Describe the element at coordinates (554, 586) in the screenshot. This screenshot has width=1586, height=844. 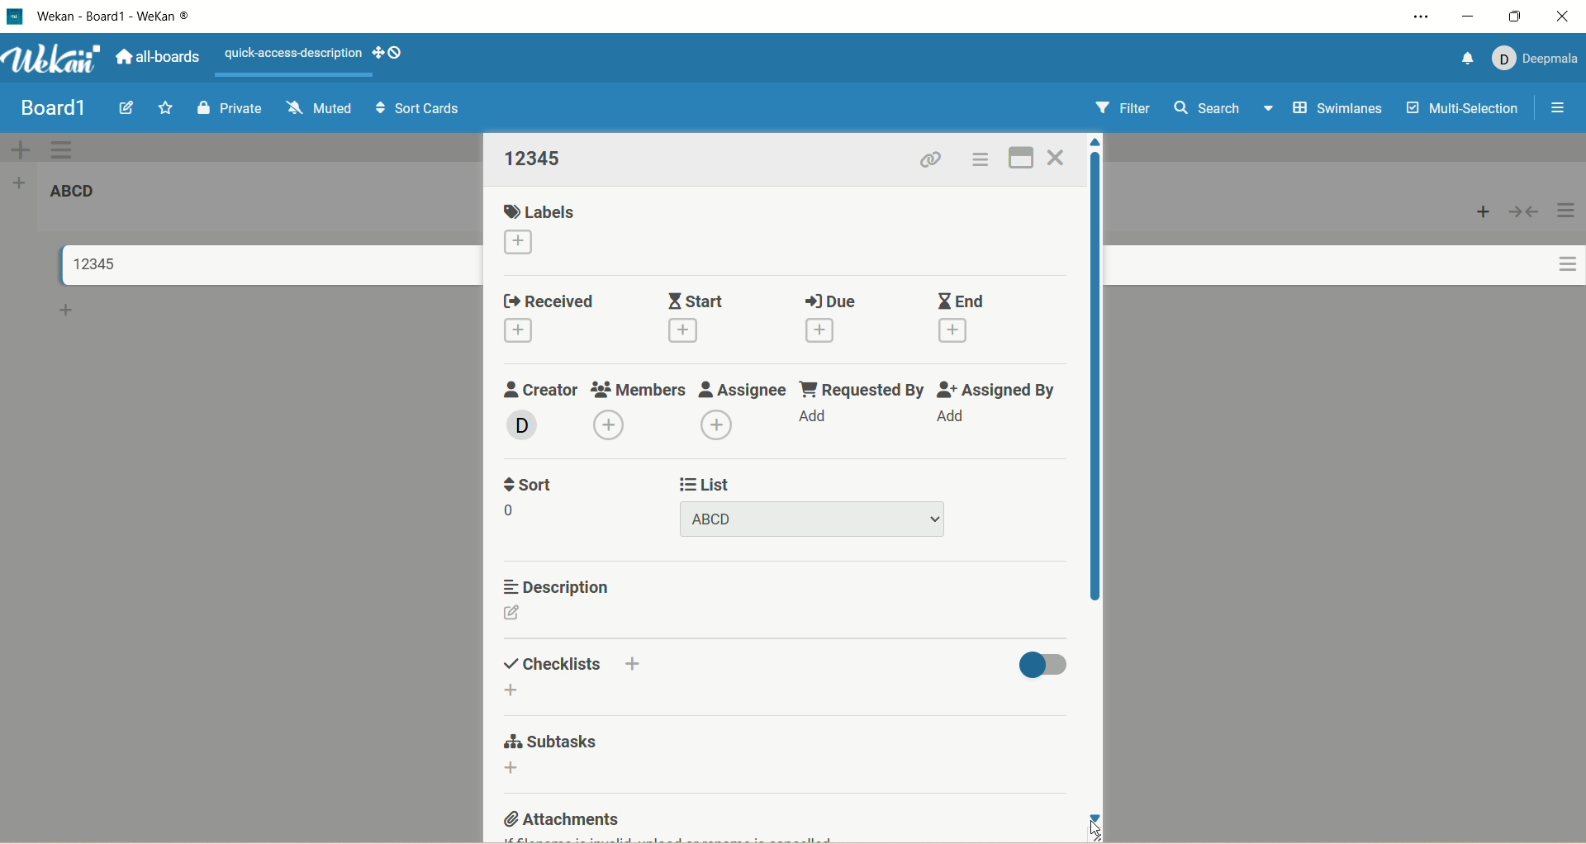
I see `description` at that location.